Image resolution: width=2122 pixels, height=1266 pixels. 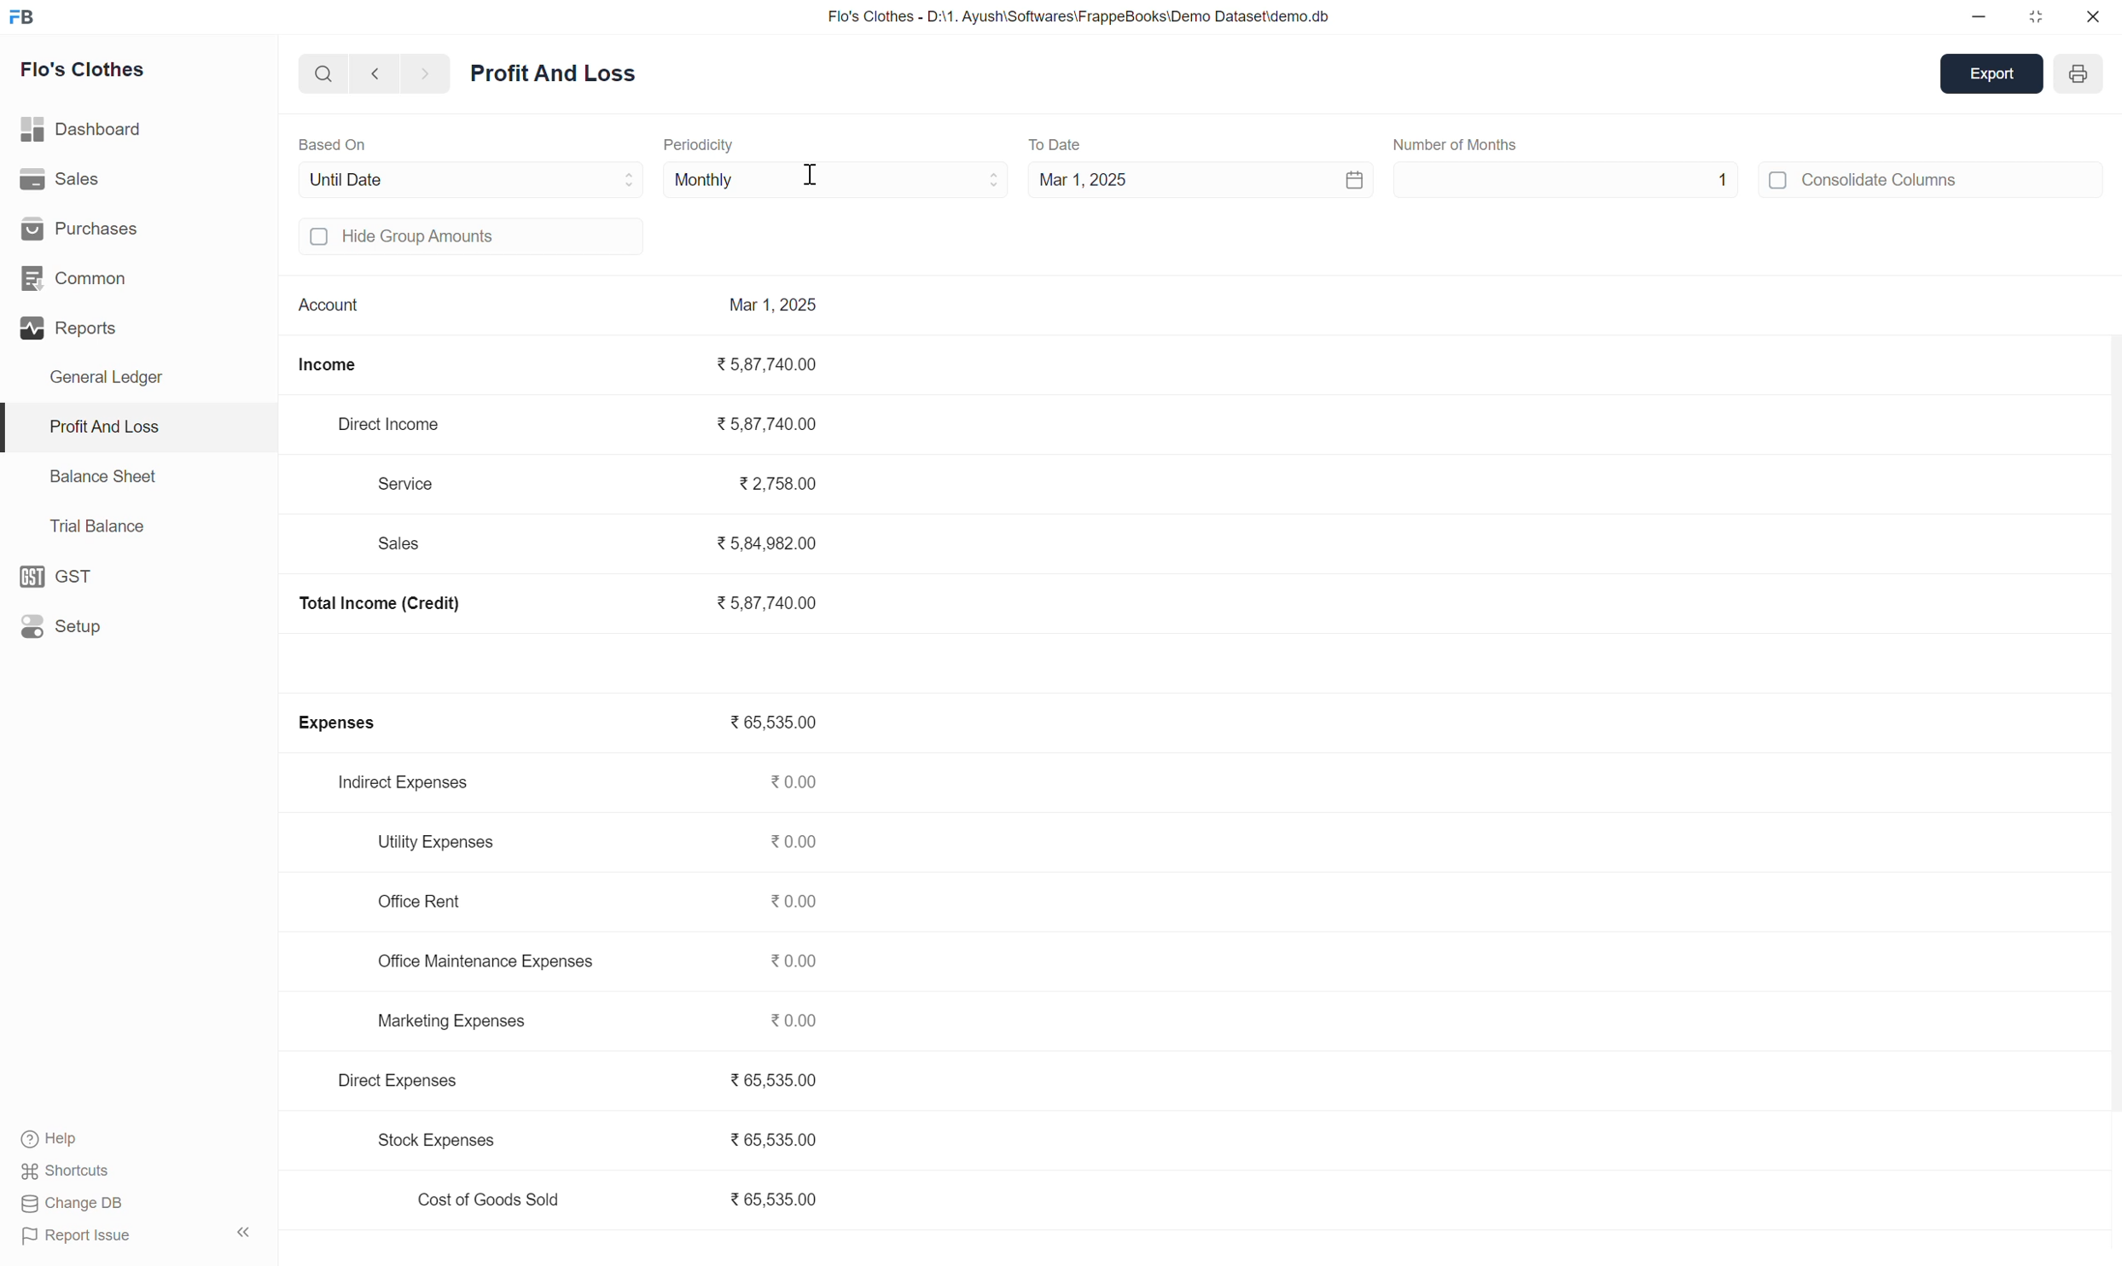 I want to click on Sales, so click(x=58, y=182).